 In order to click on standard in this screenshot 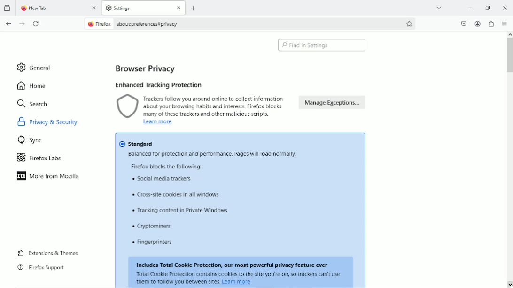, I will do `click(148, 144)`.